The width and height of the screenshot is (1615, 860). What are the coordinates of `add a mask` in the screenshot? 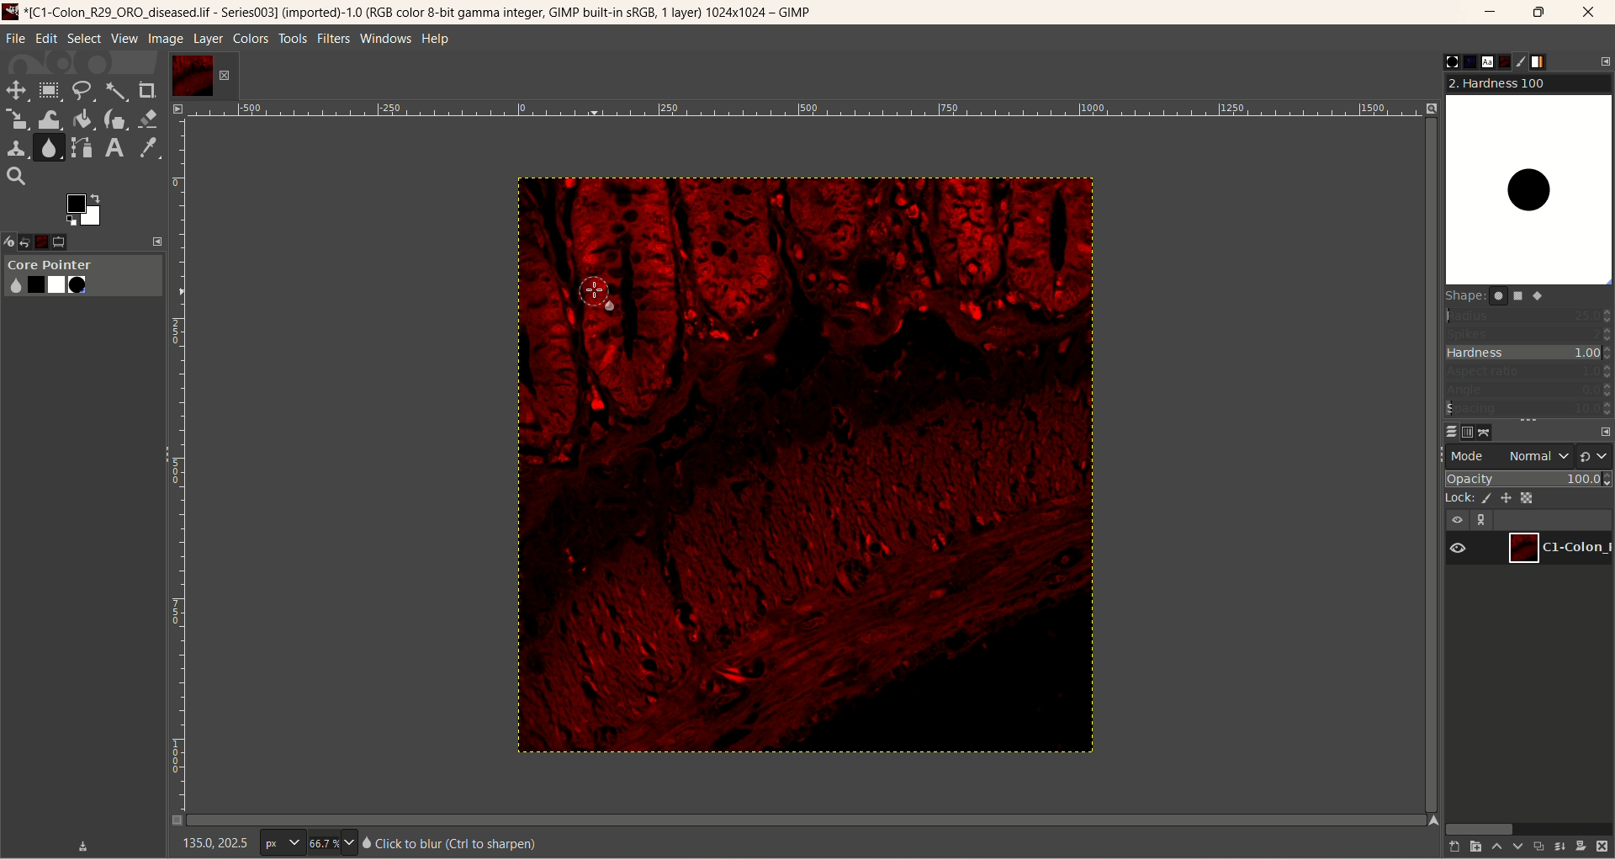 It's located at (1581, 845).